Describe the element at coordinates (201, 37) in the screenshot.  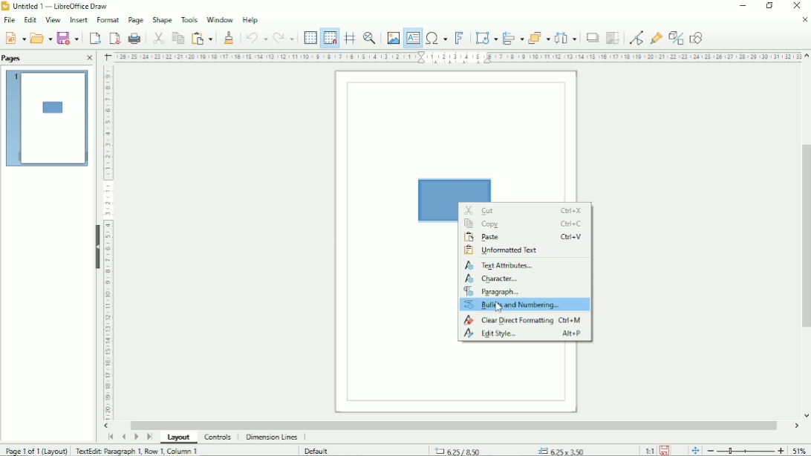
I see `Paste` at that location.